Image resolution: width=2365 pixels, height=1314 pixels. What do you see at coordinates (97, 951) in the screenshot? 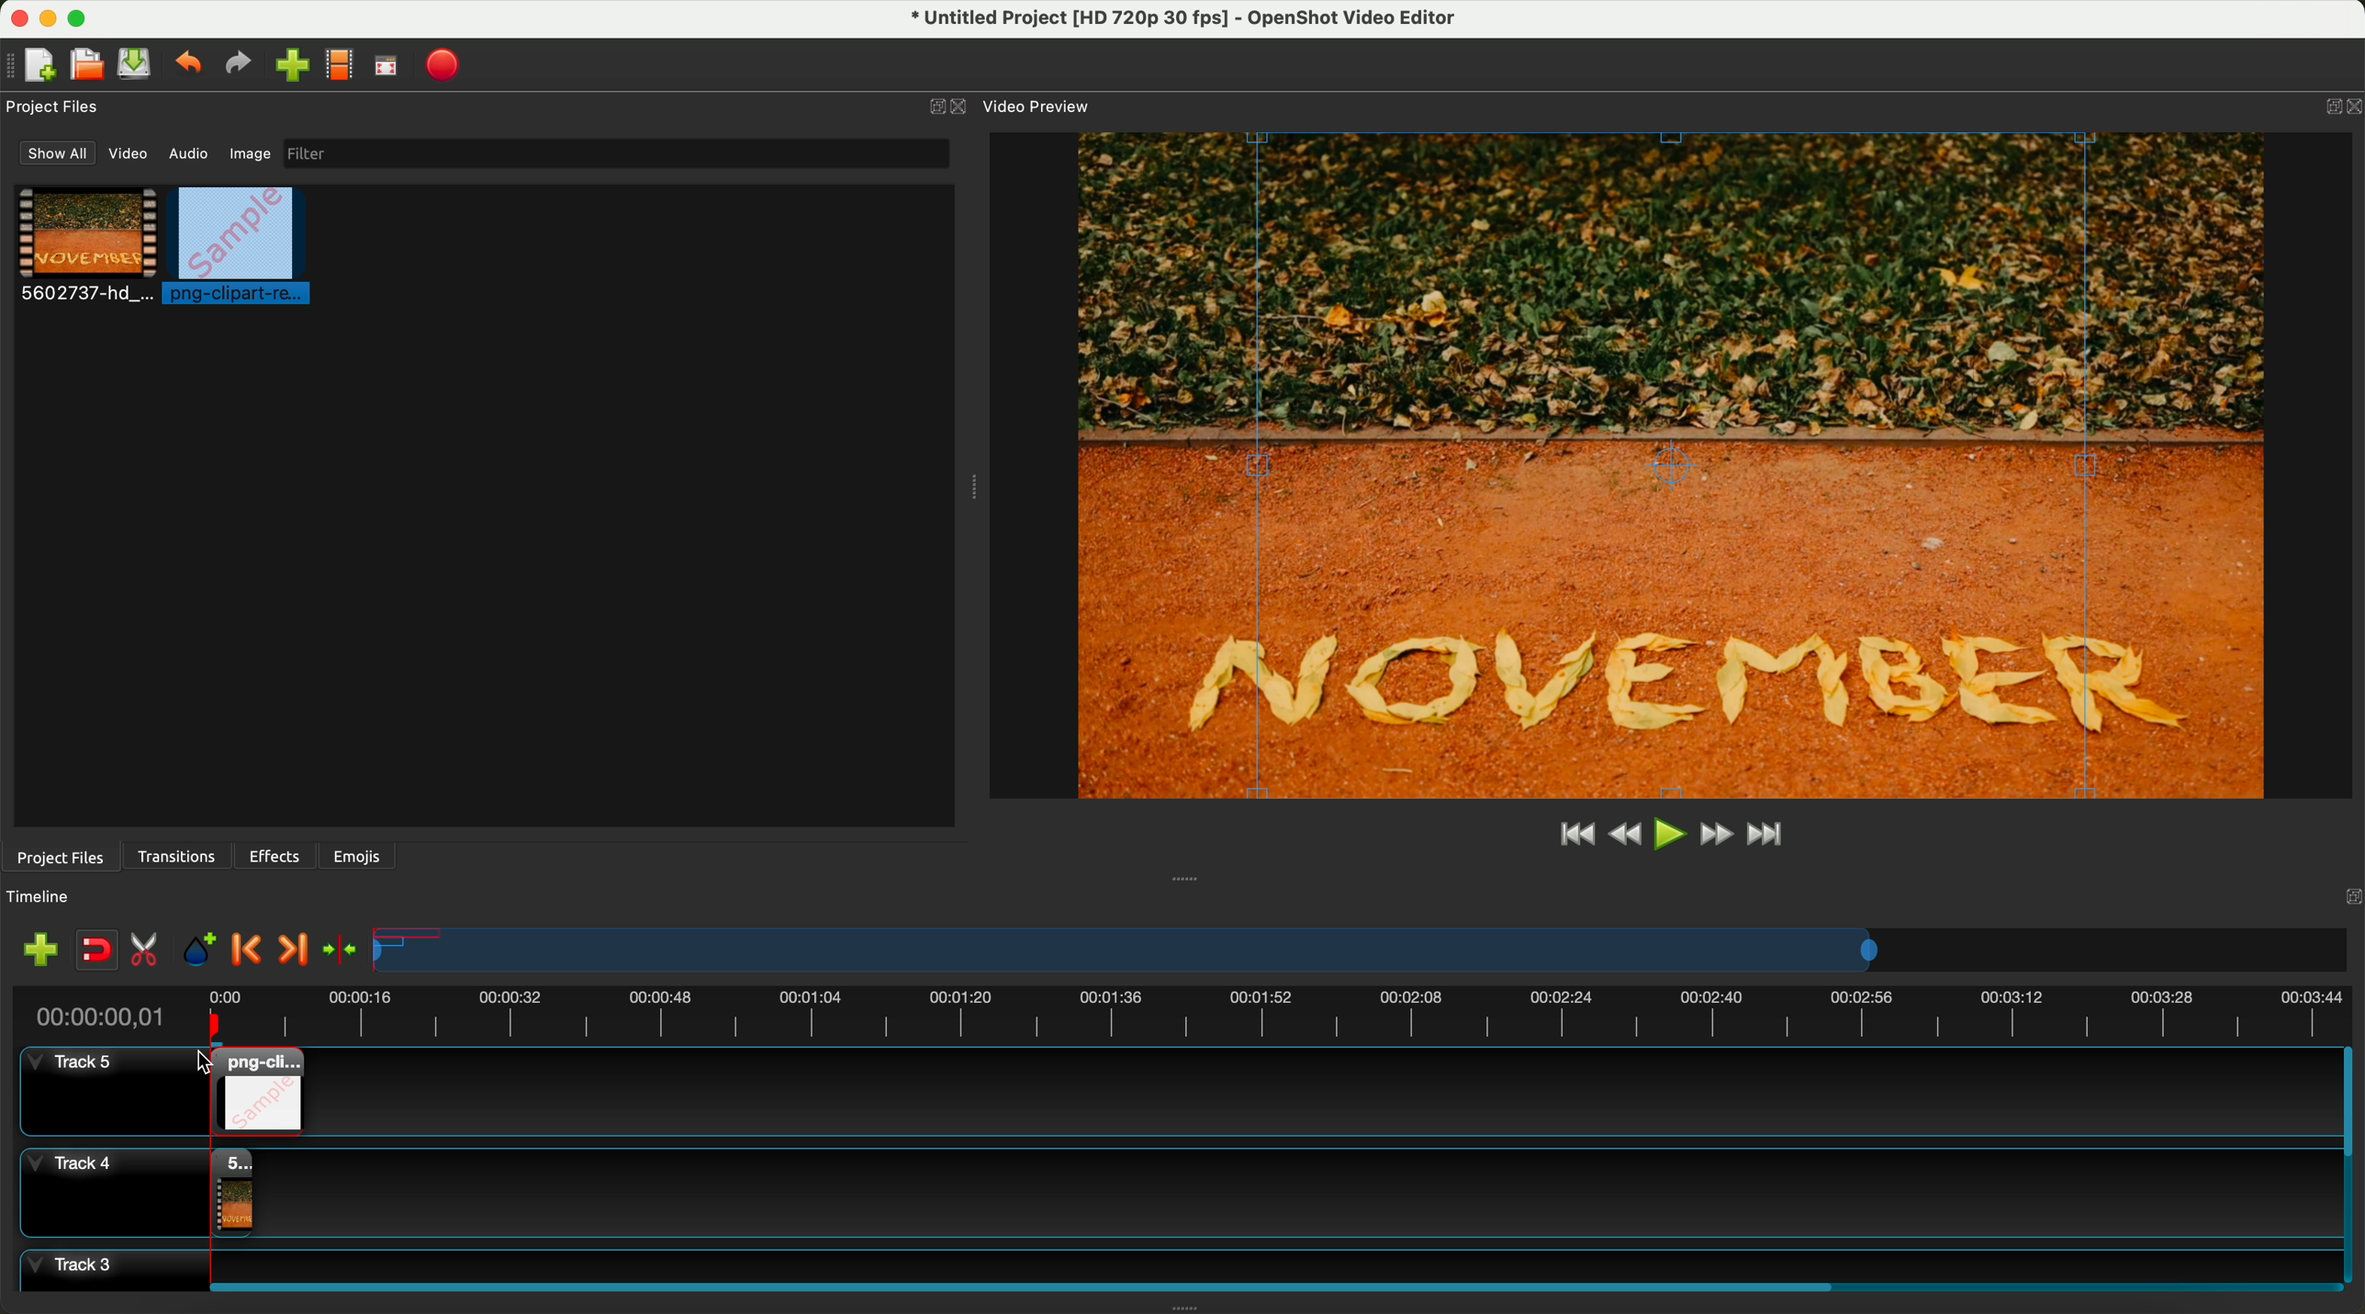
I see `disable snapping` at bounding box center [97, 951].